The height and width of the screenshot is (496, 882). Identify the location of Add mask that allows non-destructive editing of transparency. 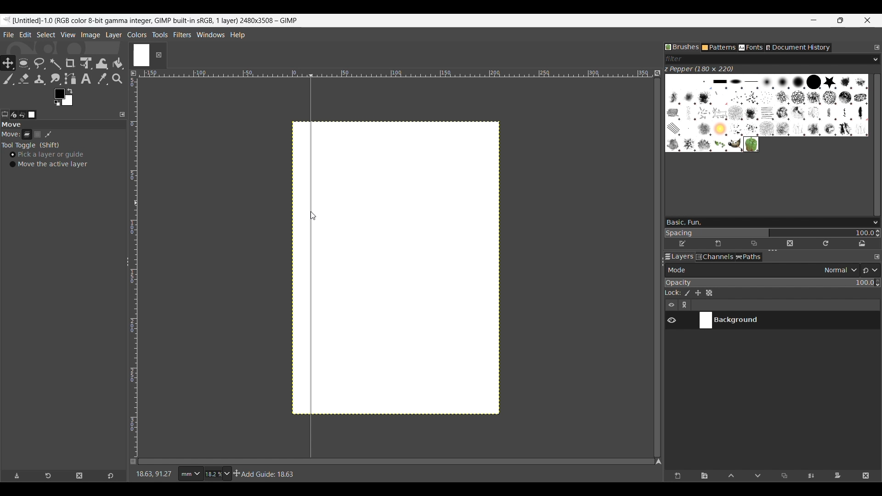
(837, 476).